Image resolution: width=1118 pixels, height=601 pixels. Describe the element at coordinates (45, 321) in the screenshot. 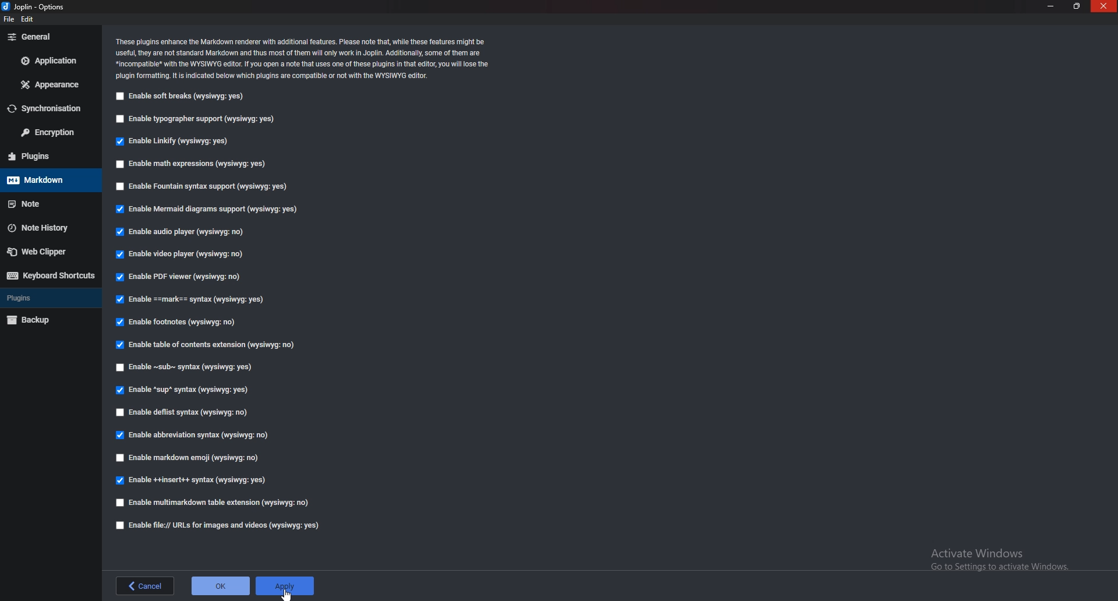

I see `Back up` at that location.